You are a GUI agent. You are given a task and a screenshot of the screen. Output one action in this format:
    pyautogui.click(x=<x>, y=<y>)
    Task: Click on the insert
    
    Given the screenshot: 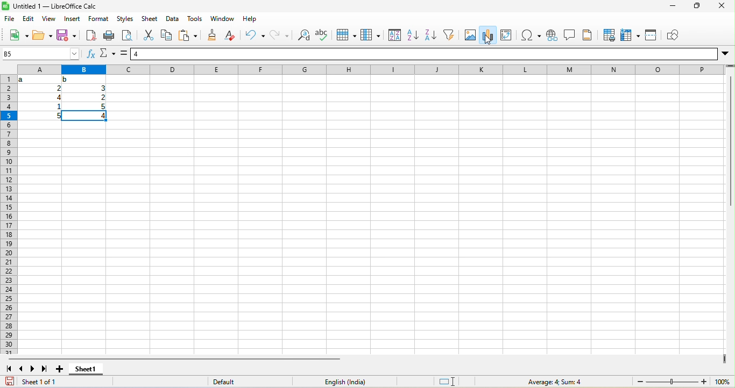 What is the action you would take?
    pyautogui.click(x=72, y=19)
    